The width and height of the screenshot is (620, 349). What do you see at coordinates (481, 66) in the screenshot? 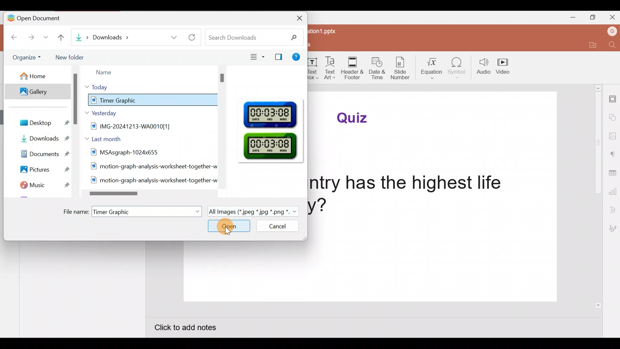
I see `Audio` at bounding box center [481, 66].